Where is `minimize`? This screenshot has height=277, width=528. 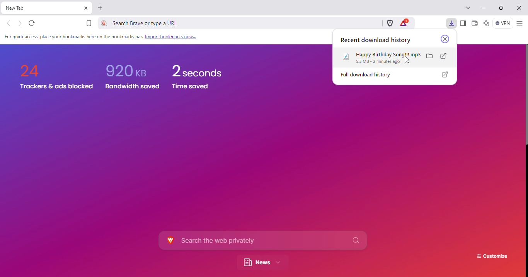 minimize is located at coordinates (484, 8).